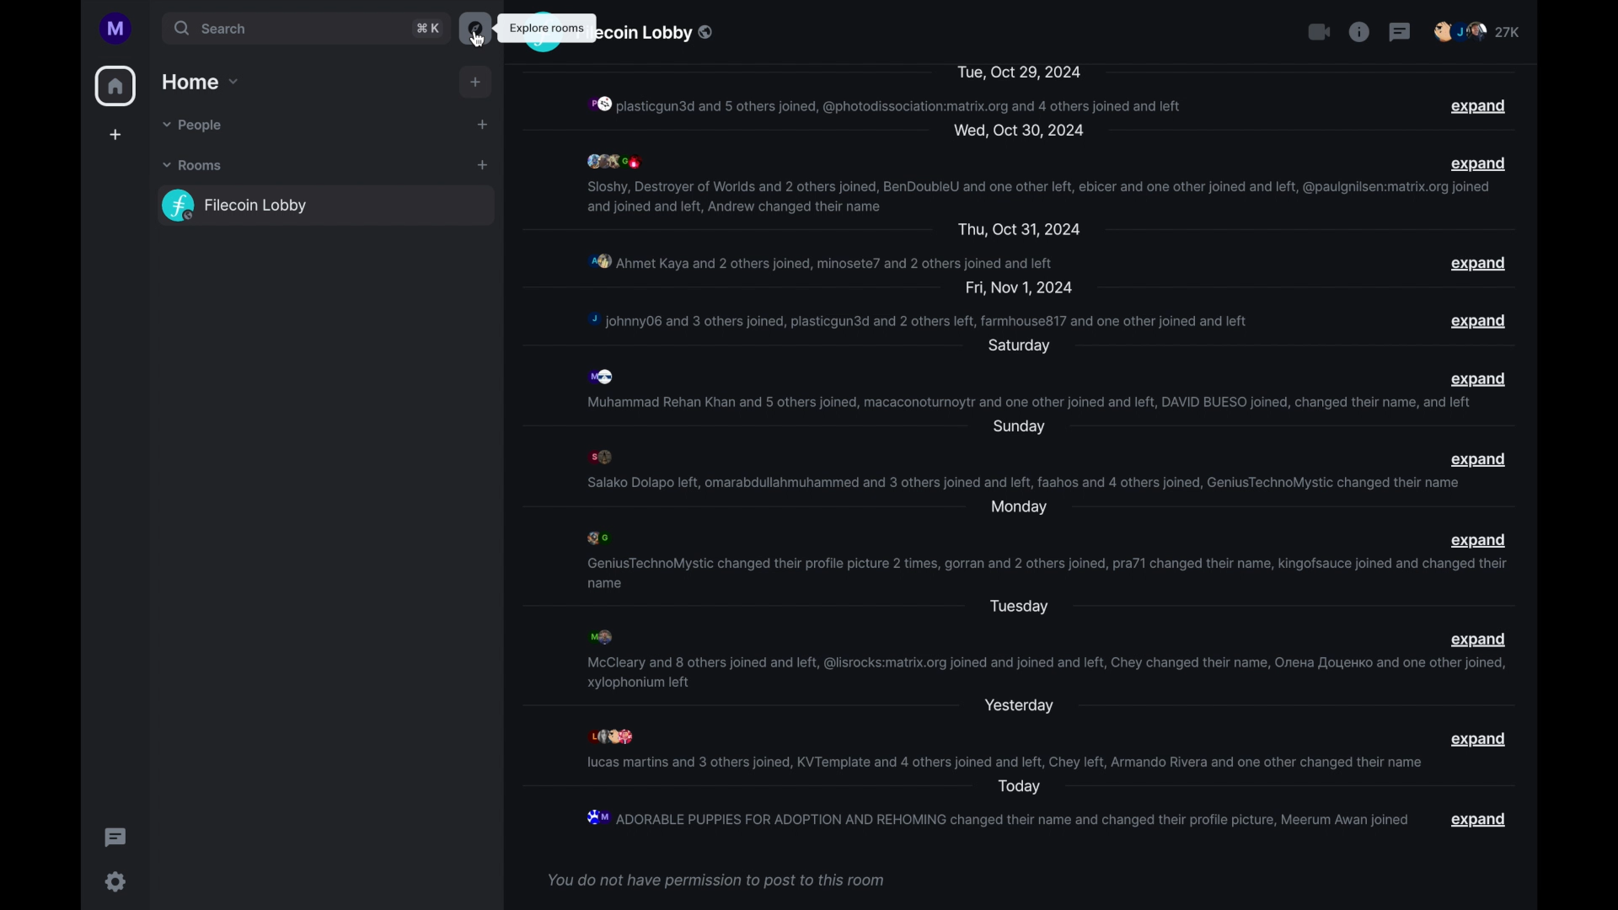  I want to click on Wed, Oct 30, 2024, so click(1018, 131).